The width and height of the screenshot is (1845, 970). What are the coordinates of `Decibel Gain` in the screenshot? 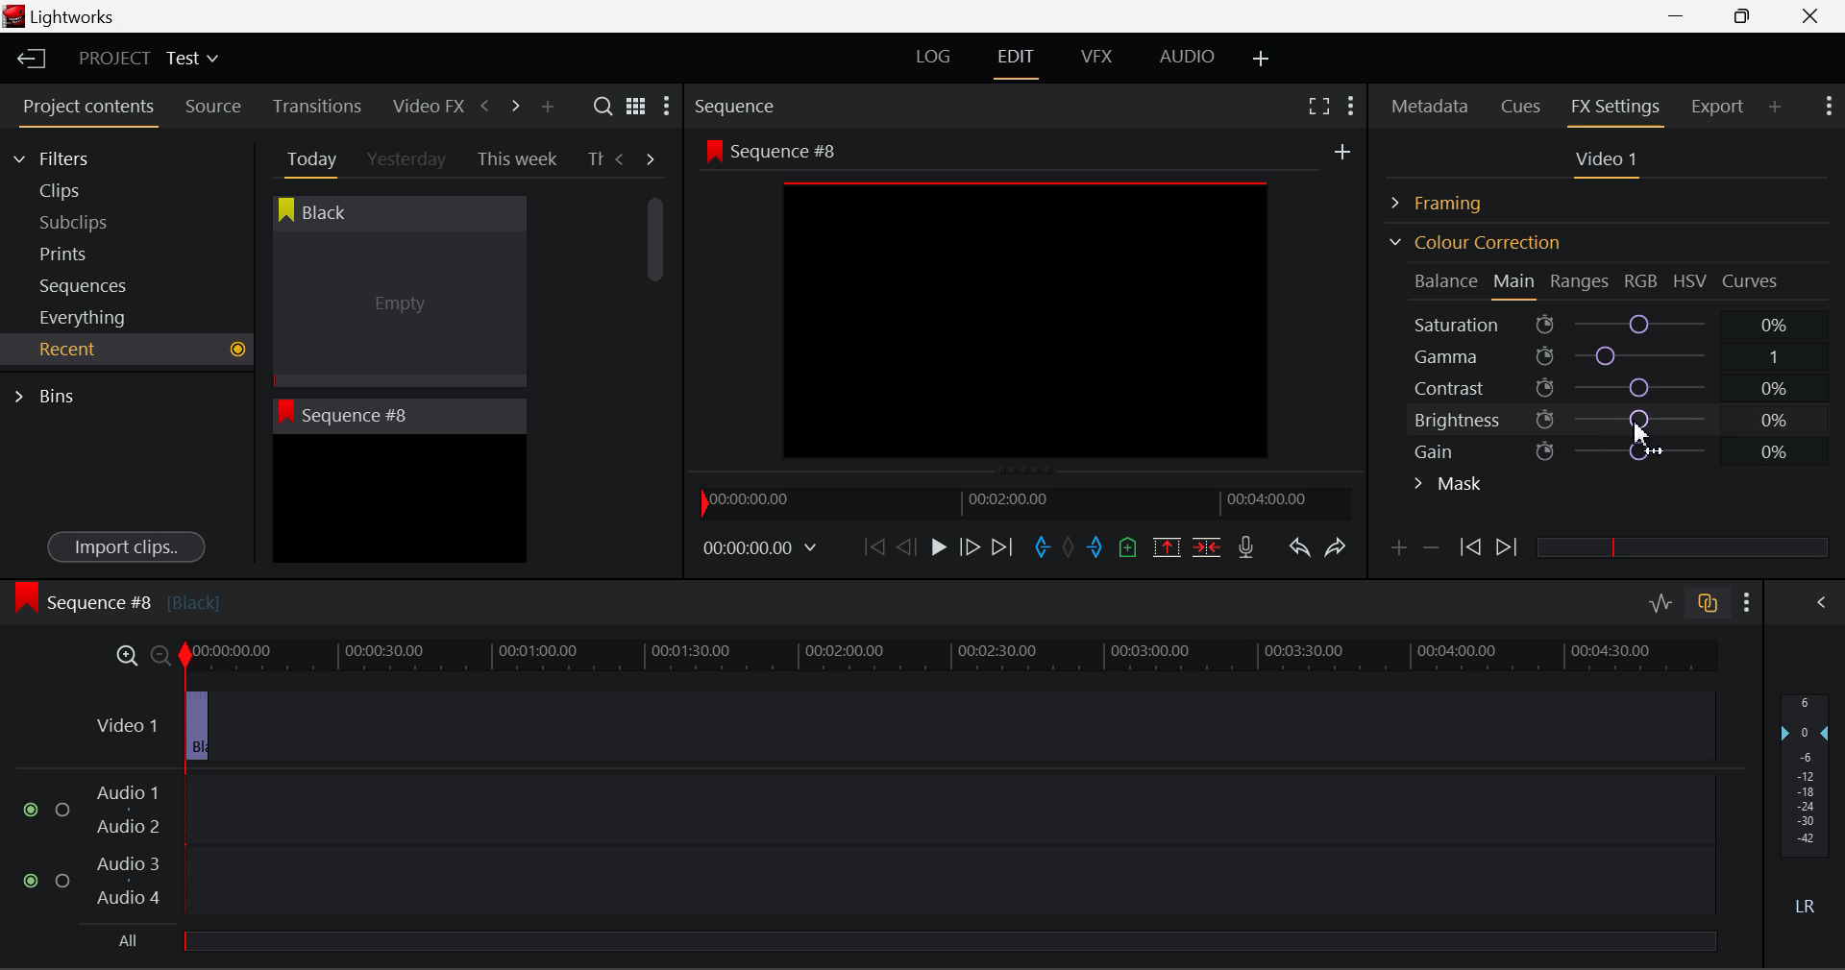 It's located at (1804, 809).